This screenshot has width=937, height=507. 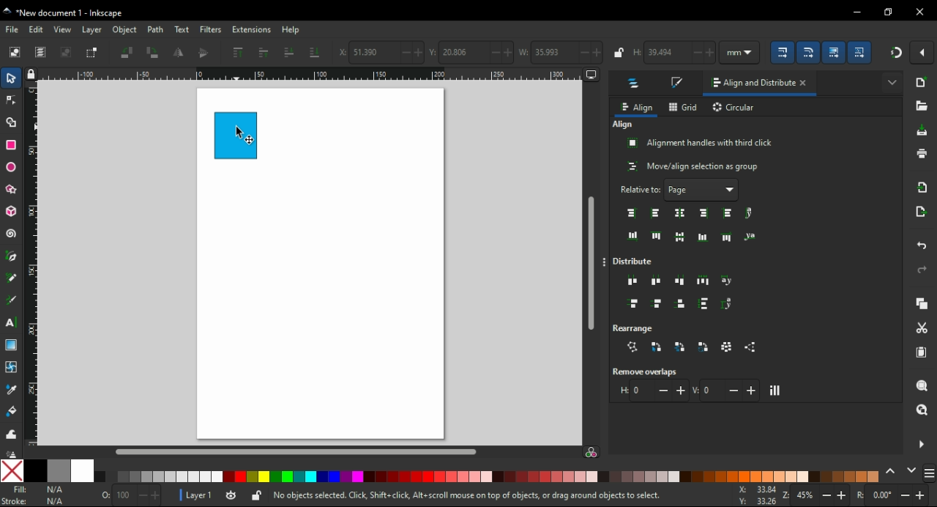 What do you see at coordinates (67, 13) in the screenshot?
I see `icon and file name` at bounding box center [67, 13].